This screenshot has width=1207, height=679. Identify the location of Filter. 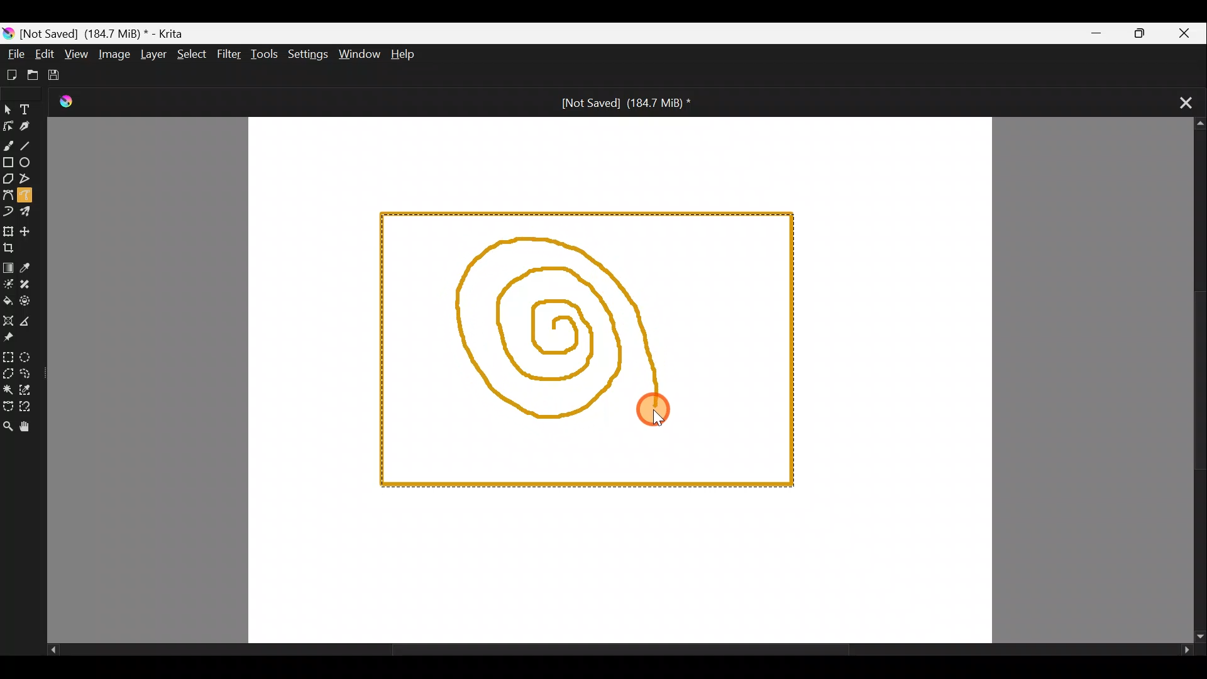
(229, 55).